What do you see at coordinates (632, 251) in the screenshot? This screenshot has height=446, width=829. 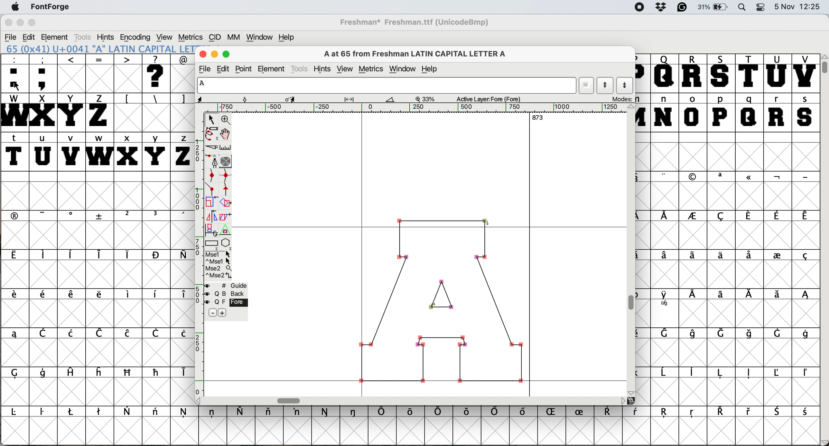 I see `vertical scroll bar` at bounding box center [632, 251].